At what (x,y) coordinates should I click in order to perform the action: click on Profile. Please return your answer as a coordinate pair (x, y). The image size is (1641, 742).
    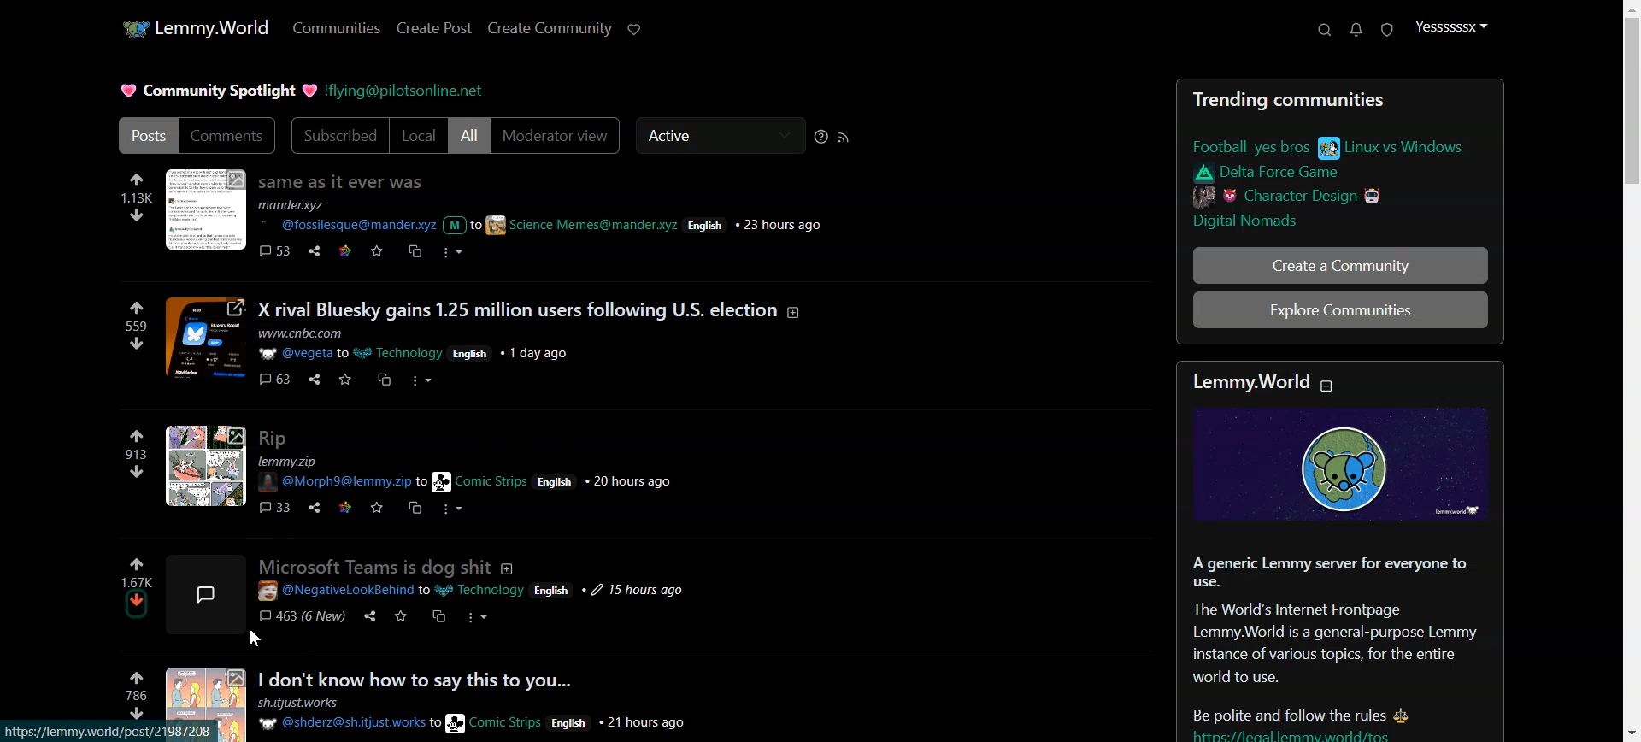
    Looking at the image, I should click on (1450, 26).